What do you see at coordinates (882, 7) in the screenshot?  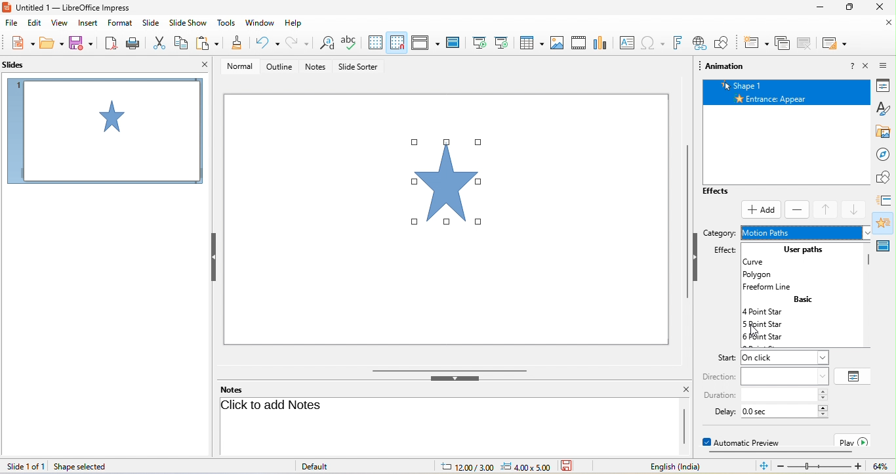 I see `close` at bounding box center [882, 7].